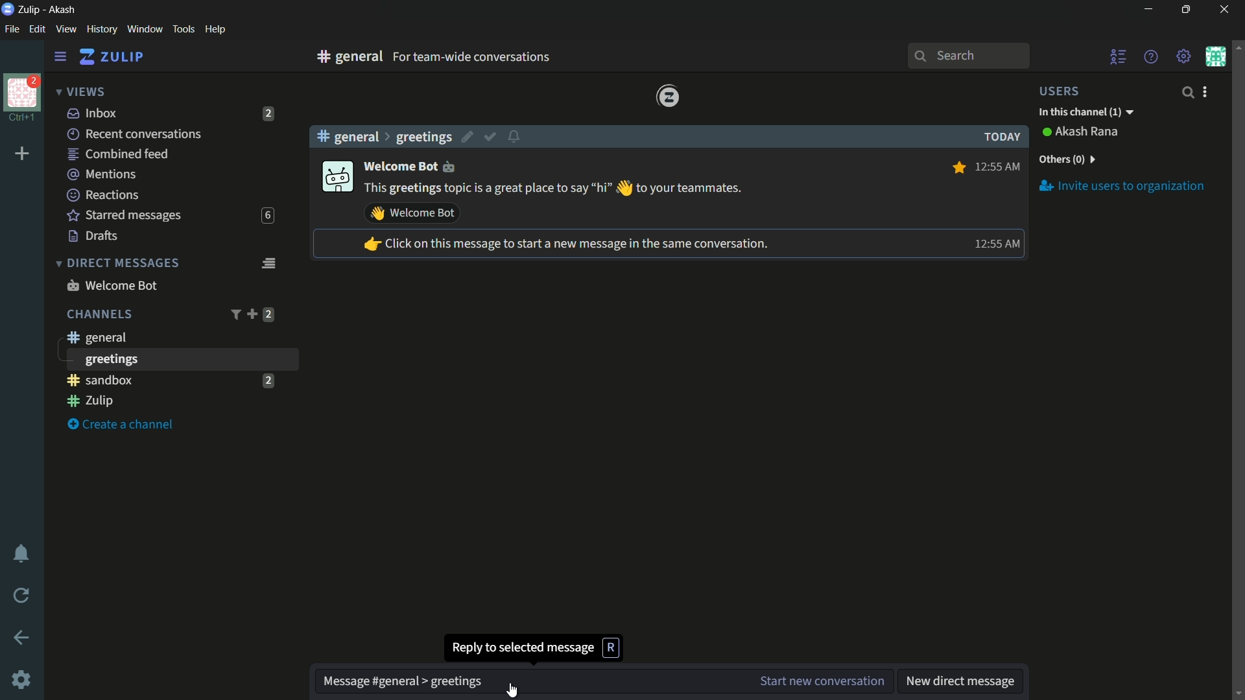 The image size is (1245, 700). I want to click on user list, so click(1119, 56).